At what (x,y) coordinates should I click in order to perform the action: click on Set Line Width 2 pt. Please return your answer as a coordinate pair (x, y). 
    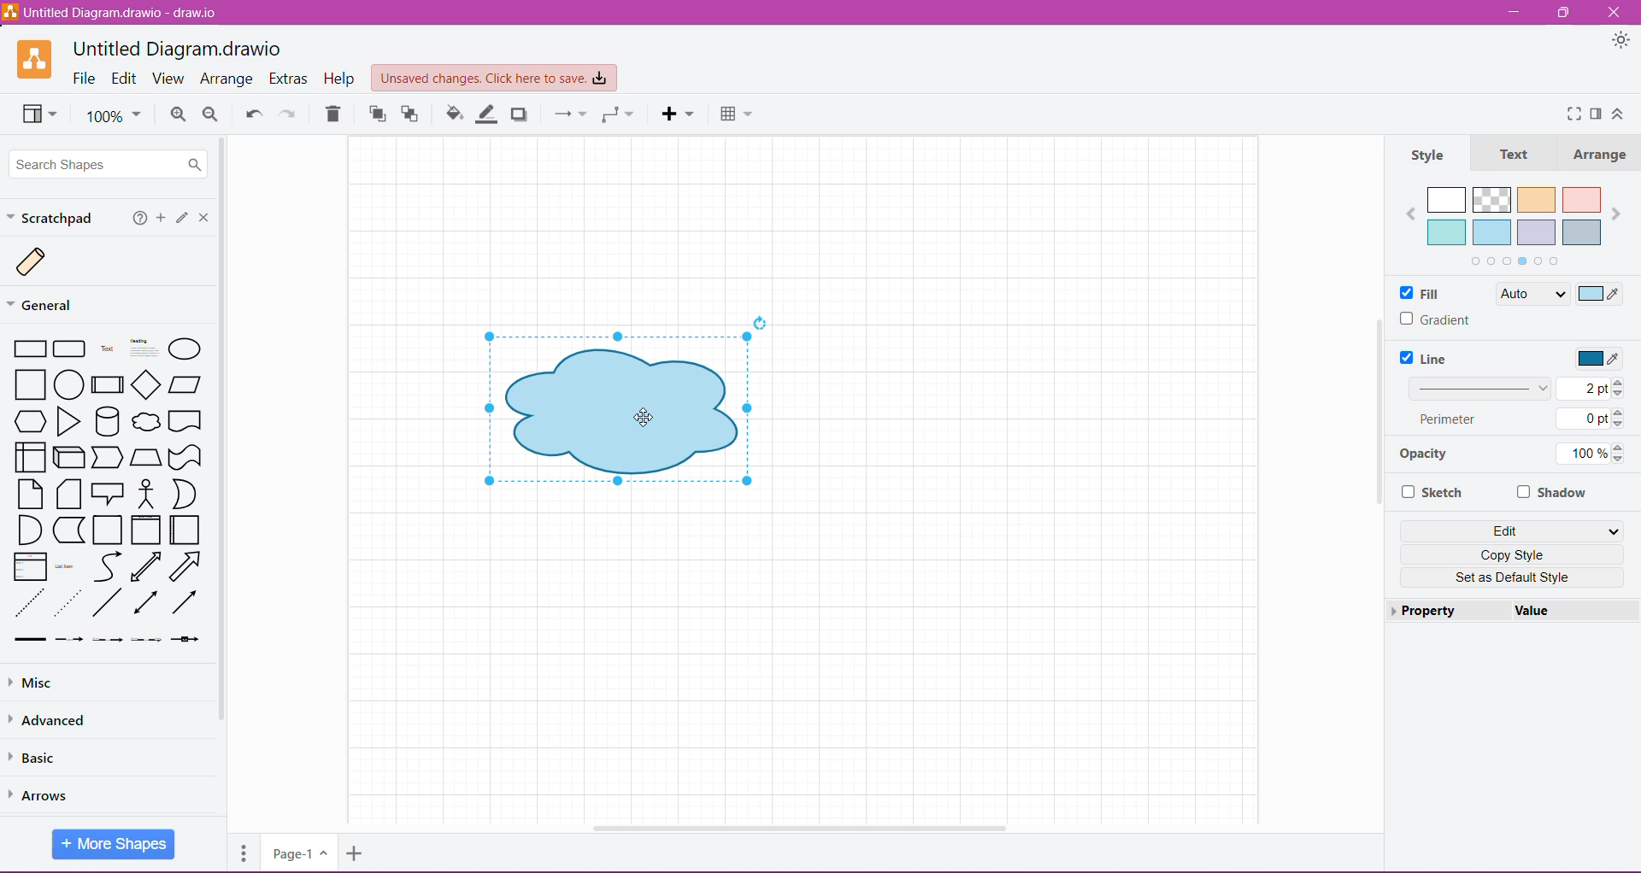
    Looking at the image, I should click on (1519, 390).